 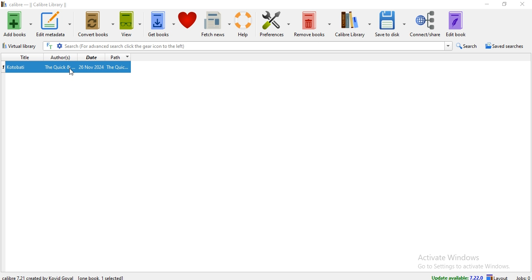 I want to click on edit book, so click(x=456, y=24).